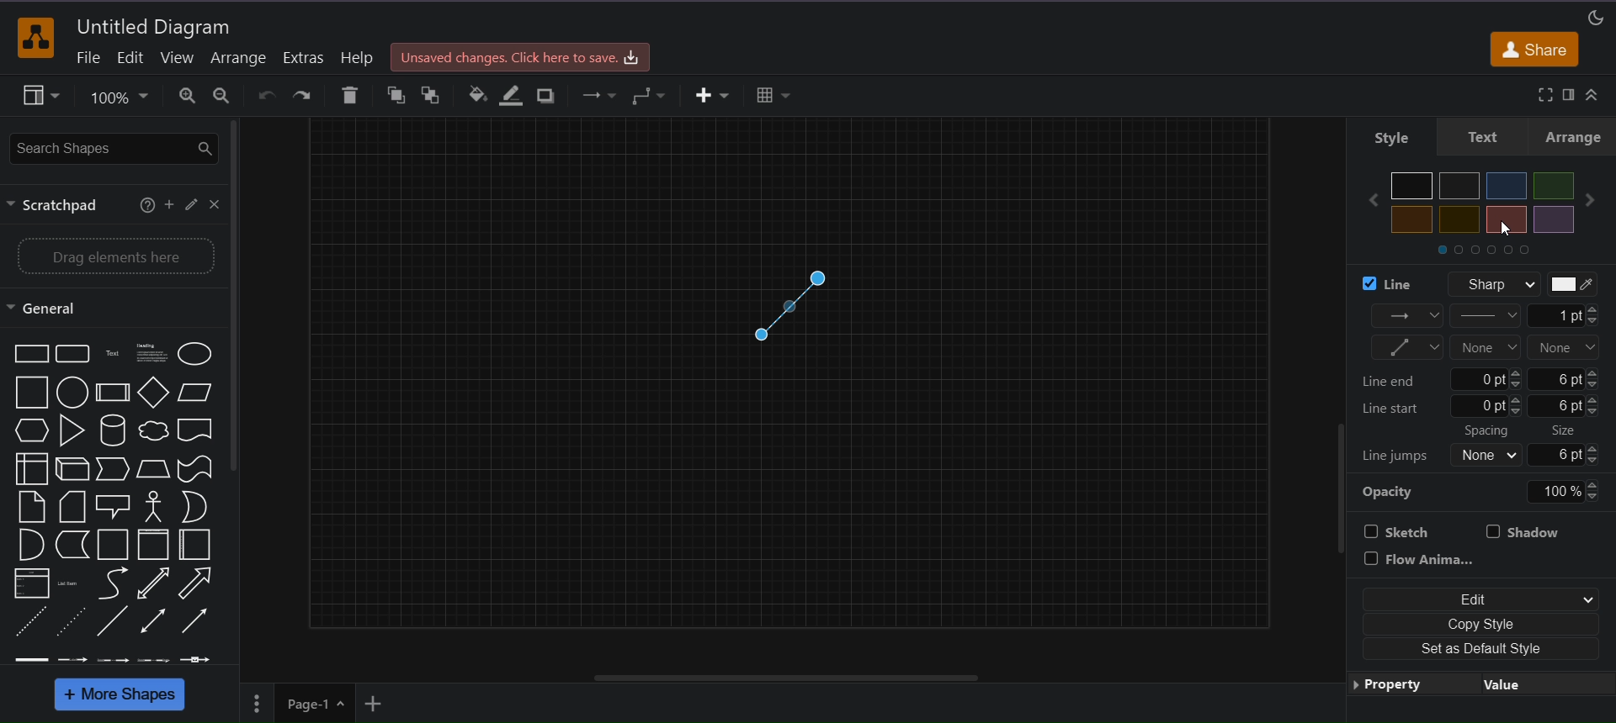 The height and width of the screenshot is (723, 1616). What do you see at coordinates (170, 205) in the screenshot?
I see `add` at bounding box center [170, 205].